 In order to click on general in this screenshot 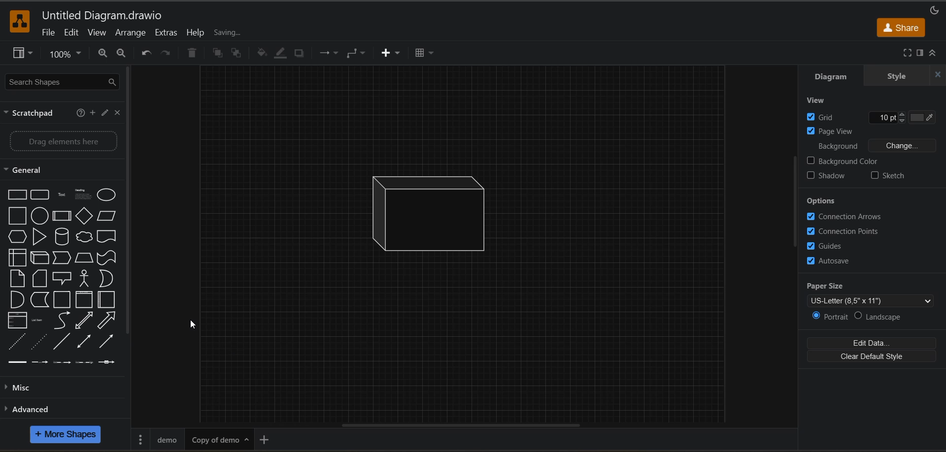, I will do `click(26, 170)`.